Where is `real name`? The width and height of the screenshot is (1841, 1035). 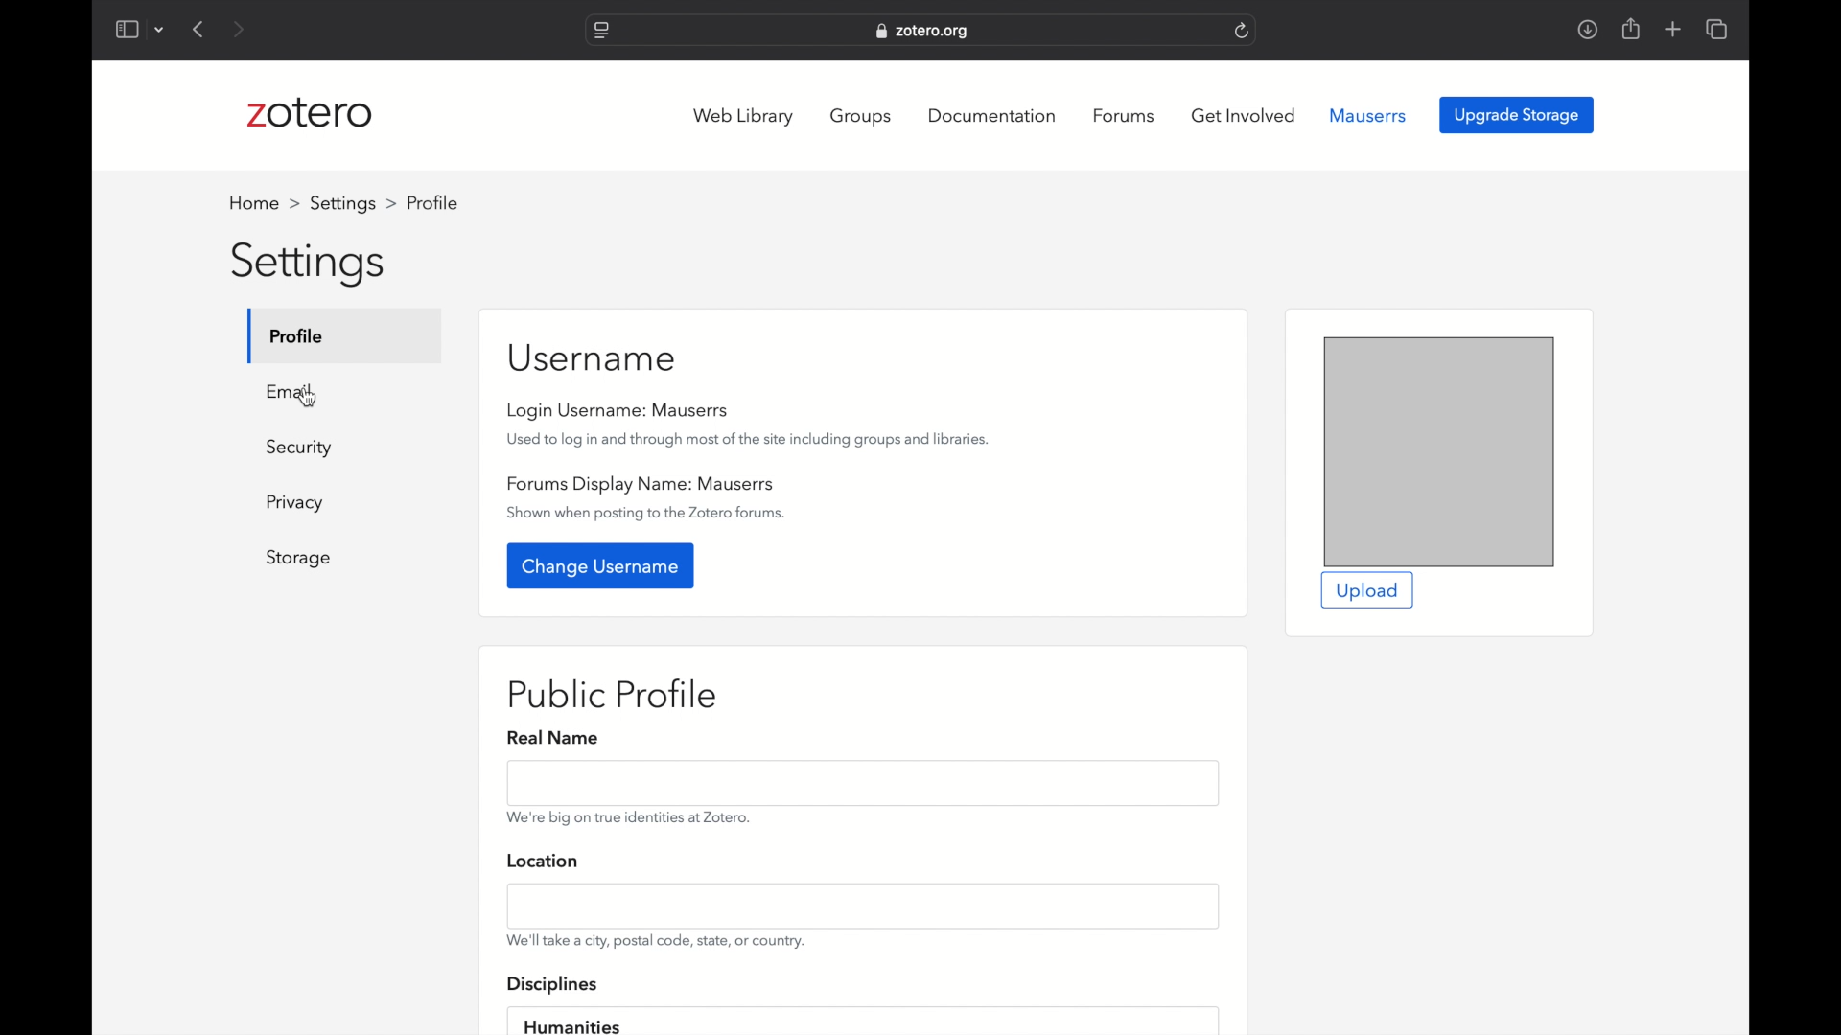
real name is located at coordinates (552, 740).